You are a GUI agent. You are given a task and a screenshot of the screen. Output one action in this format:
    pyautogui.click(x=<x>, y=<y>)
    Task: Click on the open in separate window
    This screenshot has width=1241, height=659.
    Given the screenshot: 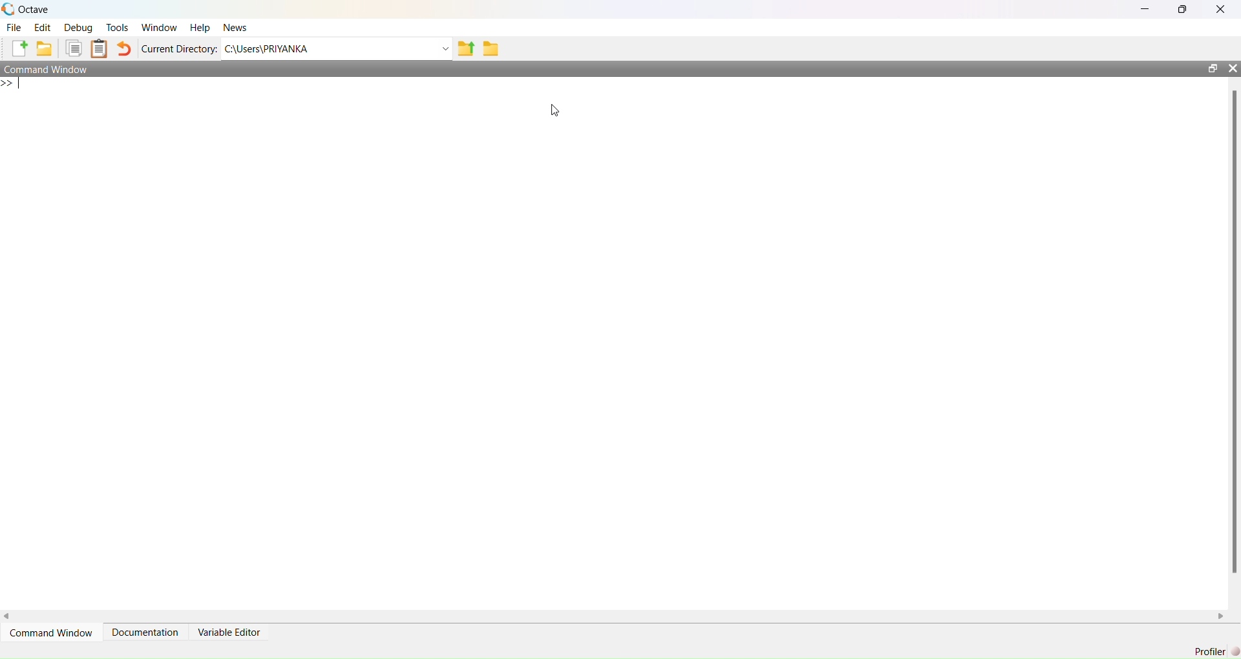 What is the action you would take?
    pyautogui.click(x=1213, y=68)
    